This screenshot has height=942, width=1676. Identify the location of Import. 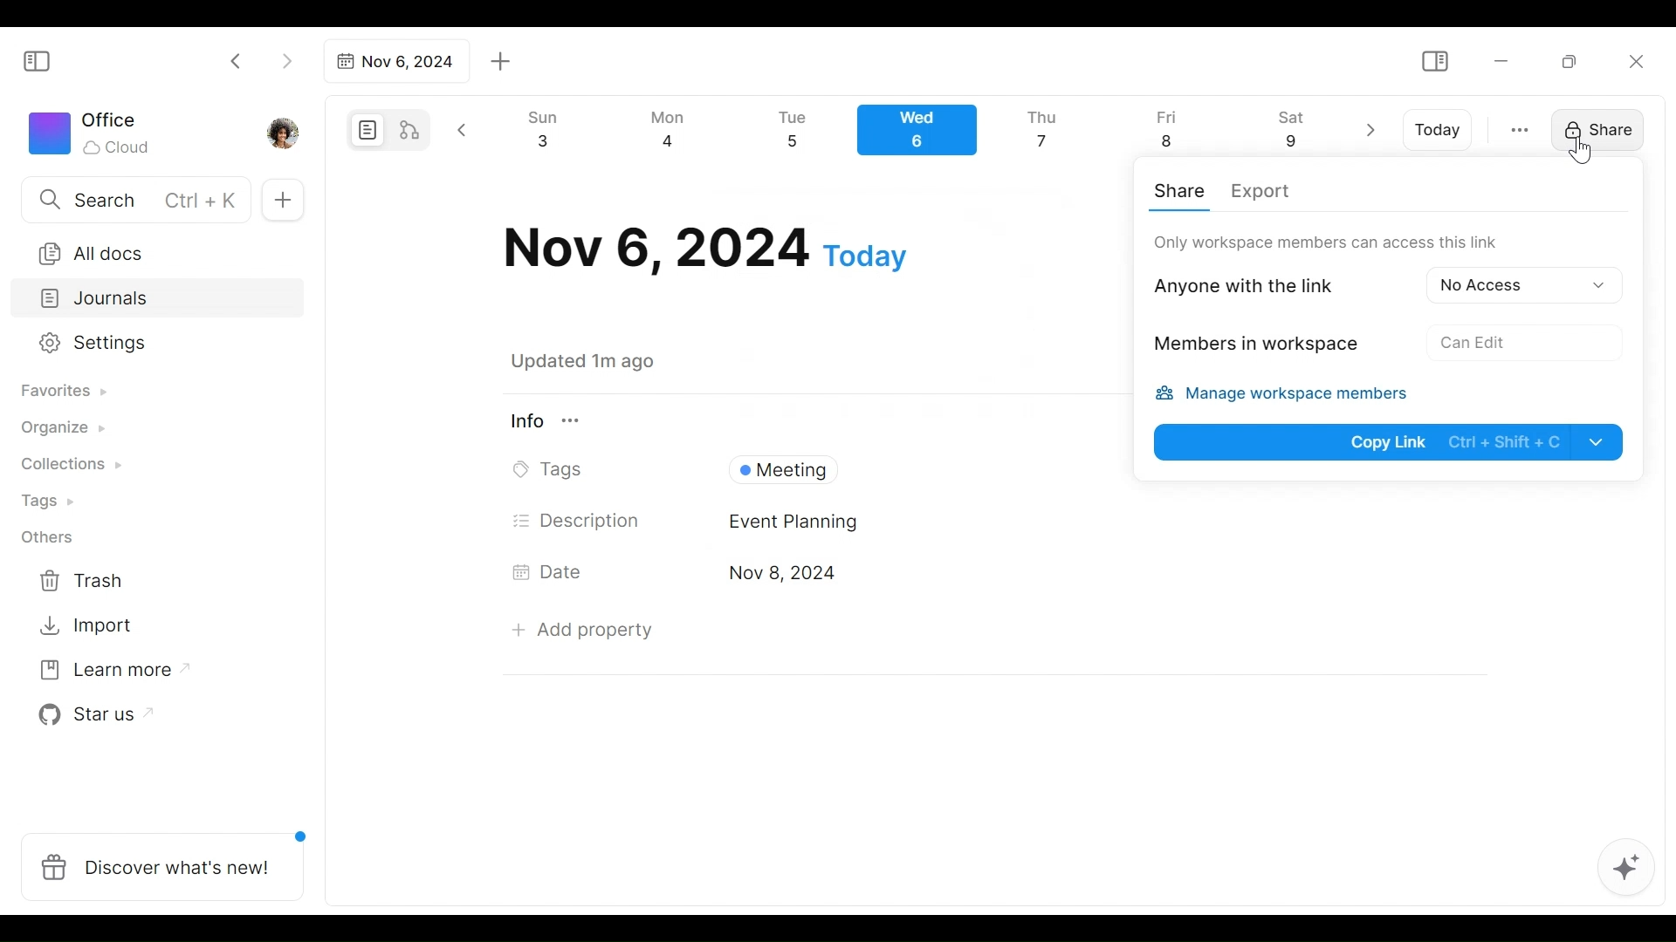
(88, 624).